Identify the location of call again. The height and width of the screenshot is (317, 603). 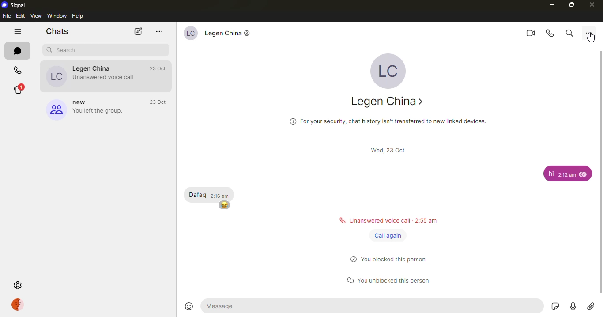
(387, 235).